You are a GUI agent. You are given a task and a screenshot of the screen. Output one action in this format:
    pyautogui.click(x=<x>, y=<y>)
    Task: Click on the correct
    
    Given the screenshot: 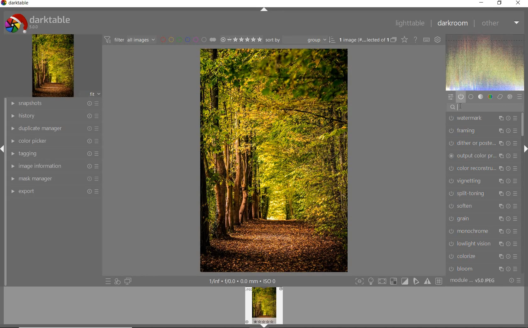 What is the action you would take?
    pyautogui.click(x=500, y=97)
    